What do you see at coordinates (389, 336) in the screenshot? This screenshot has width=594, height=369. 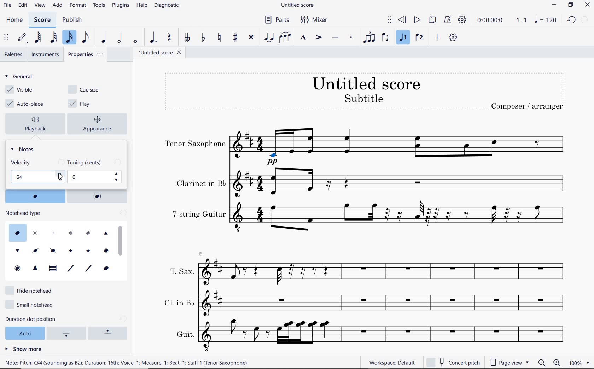 I see `Guit.` at bounding box center [389, 336].